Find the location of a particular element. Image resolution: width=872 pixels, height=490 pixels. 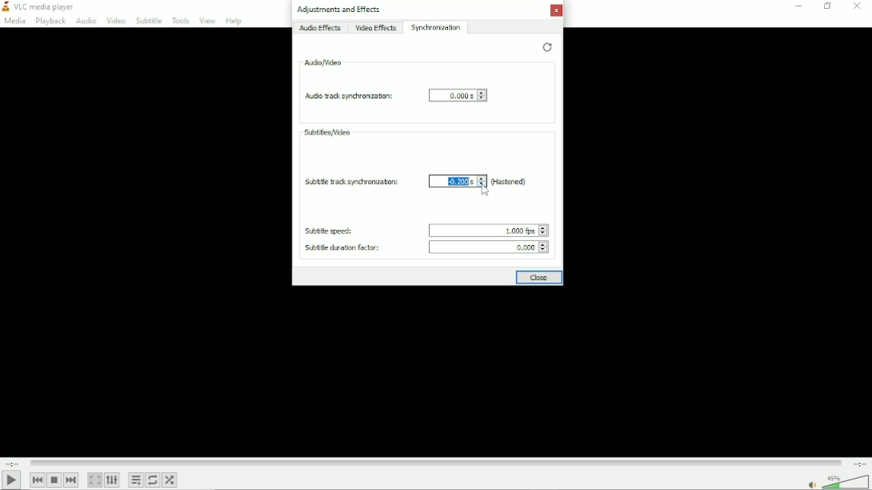

Toggle video in fullscreen is located at coordinates (95, 480).